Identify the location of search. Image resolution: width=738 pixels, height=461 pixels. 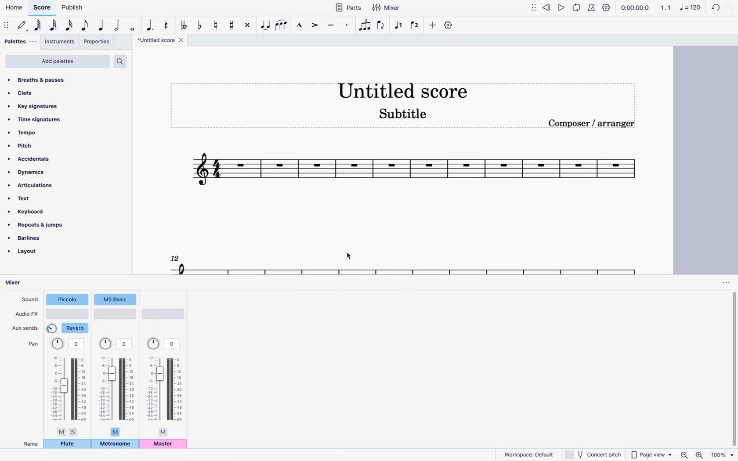
(123, 61).